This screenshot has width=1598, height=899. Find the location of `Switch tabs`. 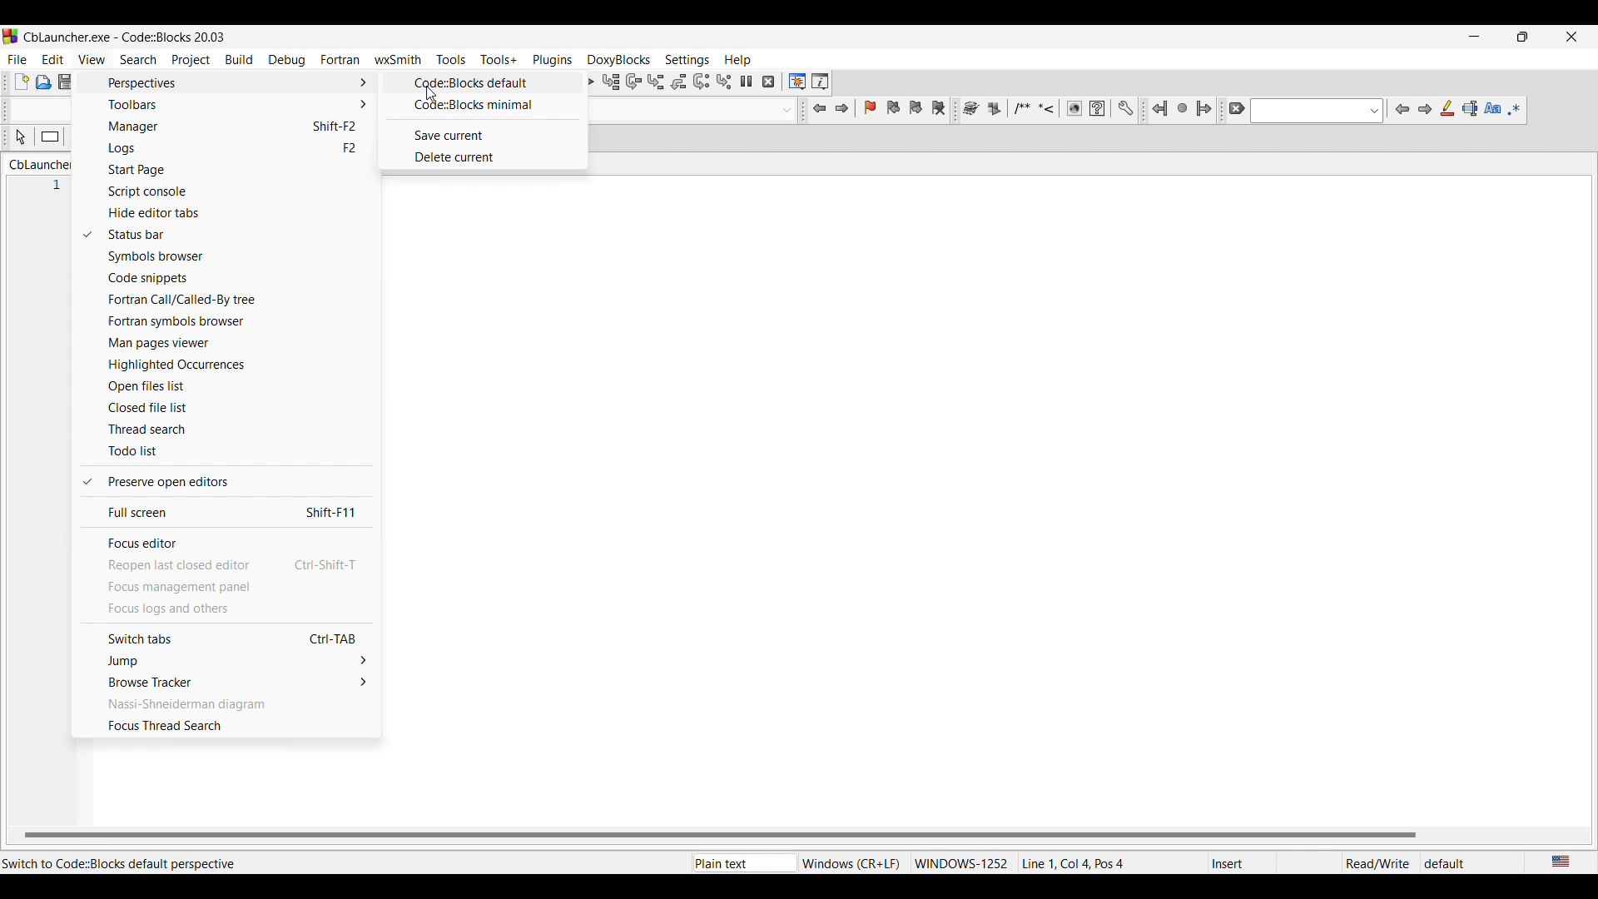

Switch tabs is located at coordinates (228, 638).